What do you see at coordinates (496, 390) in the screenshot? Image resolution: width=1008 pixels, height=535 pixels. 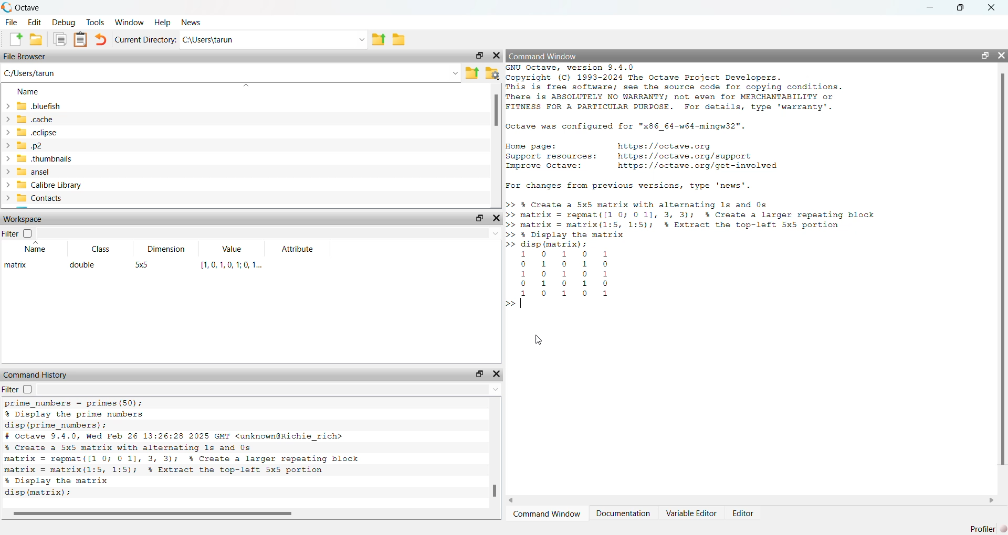 I see `Drop-down ` at bounding box center [496, 390].